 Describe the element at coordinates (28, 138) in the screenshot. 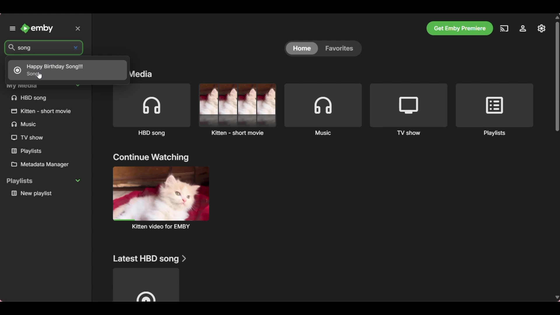

I see `TV show` at that location.